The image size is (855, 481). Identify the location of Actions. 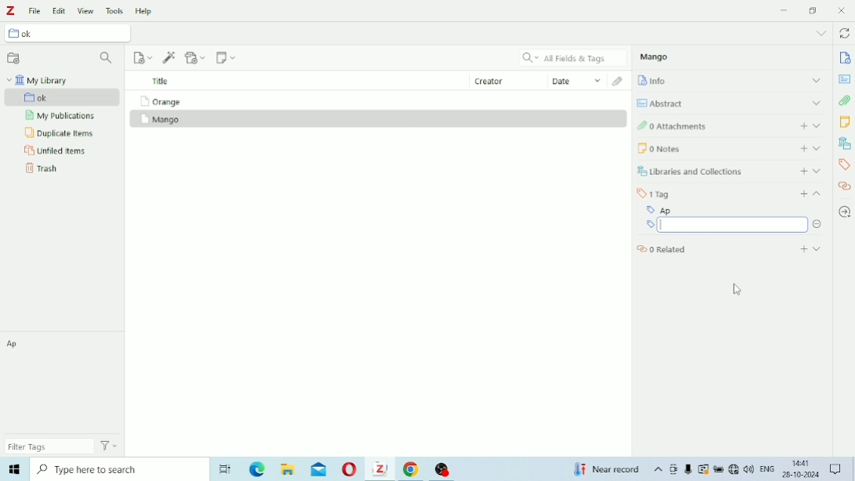
(108, 446).